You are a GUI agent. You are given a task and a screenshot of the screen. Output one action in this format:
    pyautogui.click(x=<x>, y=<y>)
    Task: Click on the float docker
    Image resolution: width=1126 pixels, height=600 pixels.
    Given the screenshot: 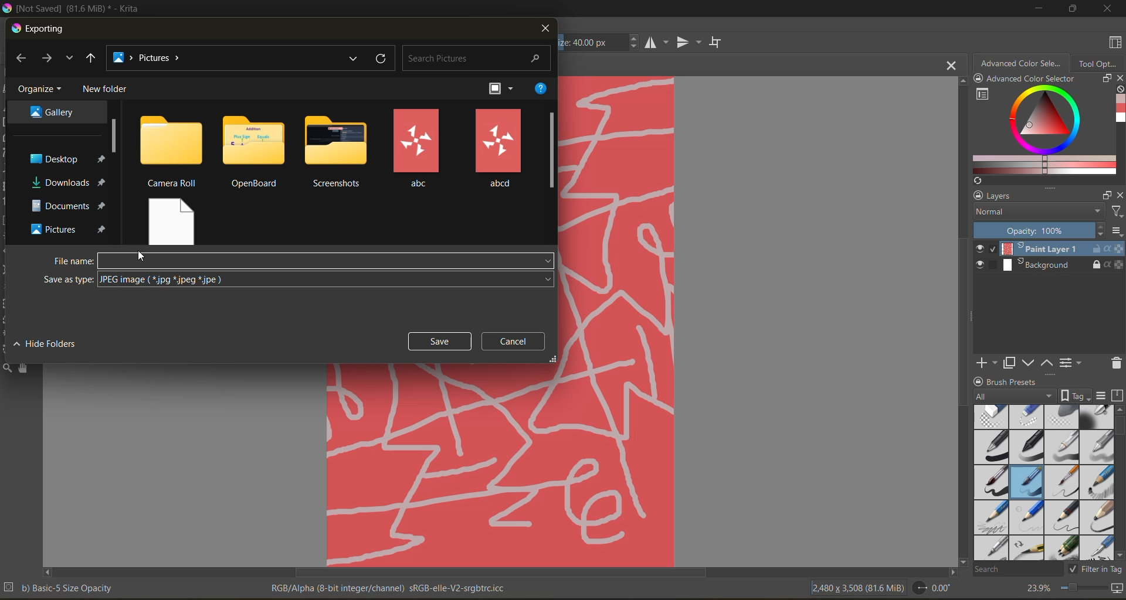 What is the action you would take?
    pyautogui.click(x=1107, y=196)
    